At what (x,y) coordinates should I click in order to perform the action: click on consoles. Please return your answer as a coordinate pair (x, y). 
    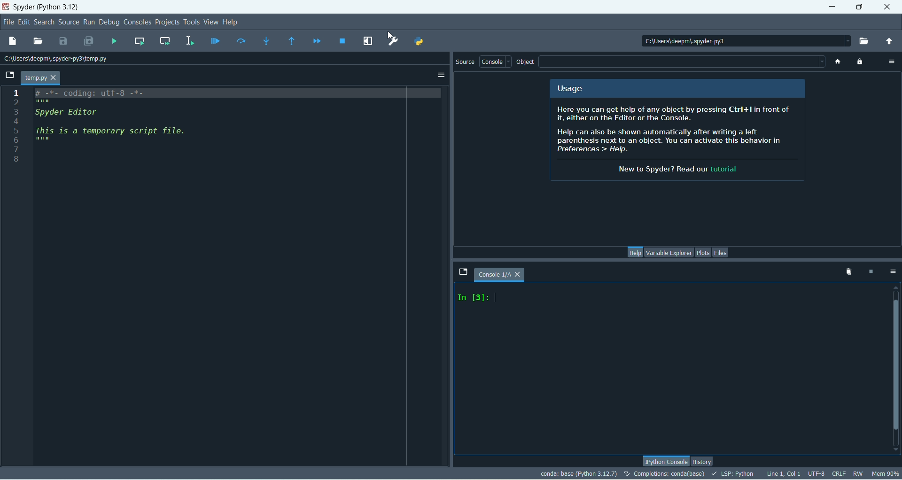
    Looking at the image, I should click on (137, 22).